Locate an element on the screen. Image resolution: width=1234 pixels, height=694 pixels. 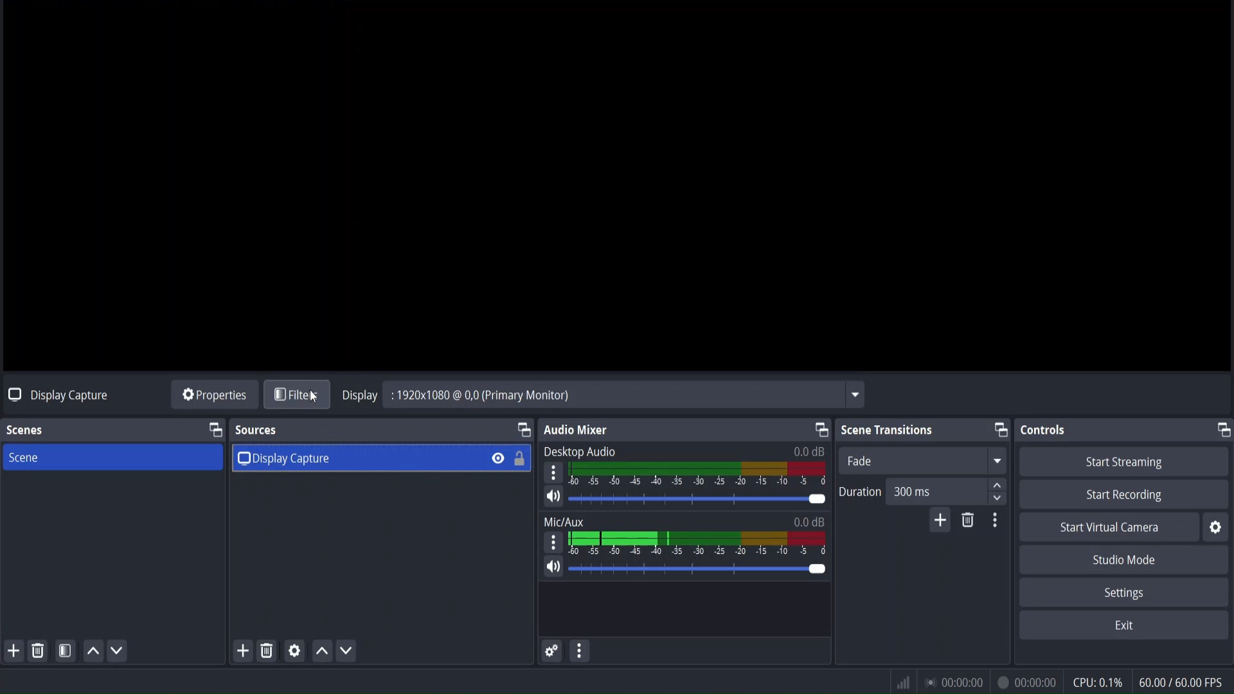
duration is located at coordinates (913, 493).